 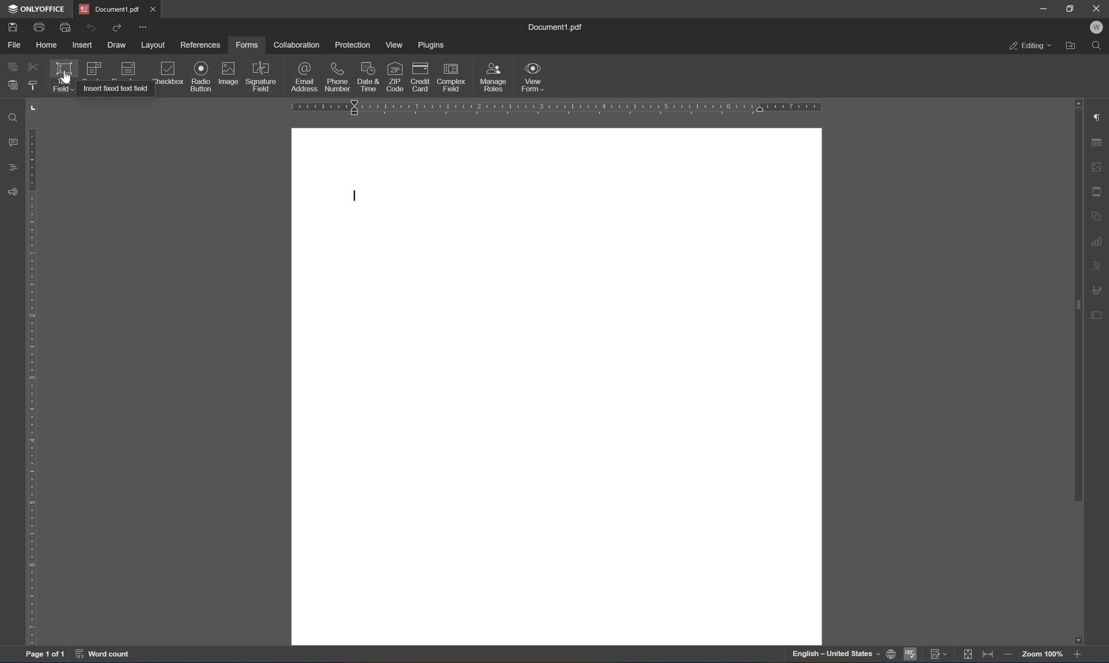 What do you see at coordinates (1099, 118) in the screenshot?
I see `paragraph settings` at bounding box center [1099, 118].